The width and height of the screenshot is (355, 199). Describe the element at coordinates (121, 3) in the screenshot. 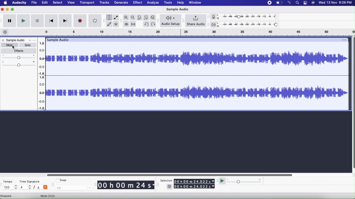

I see `Generate` at that location.